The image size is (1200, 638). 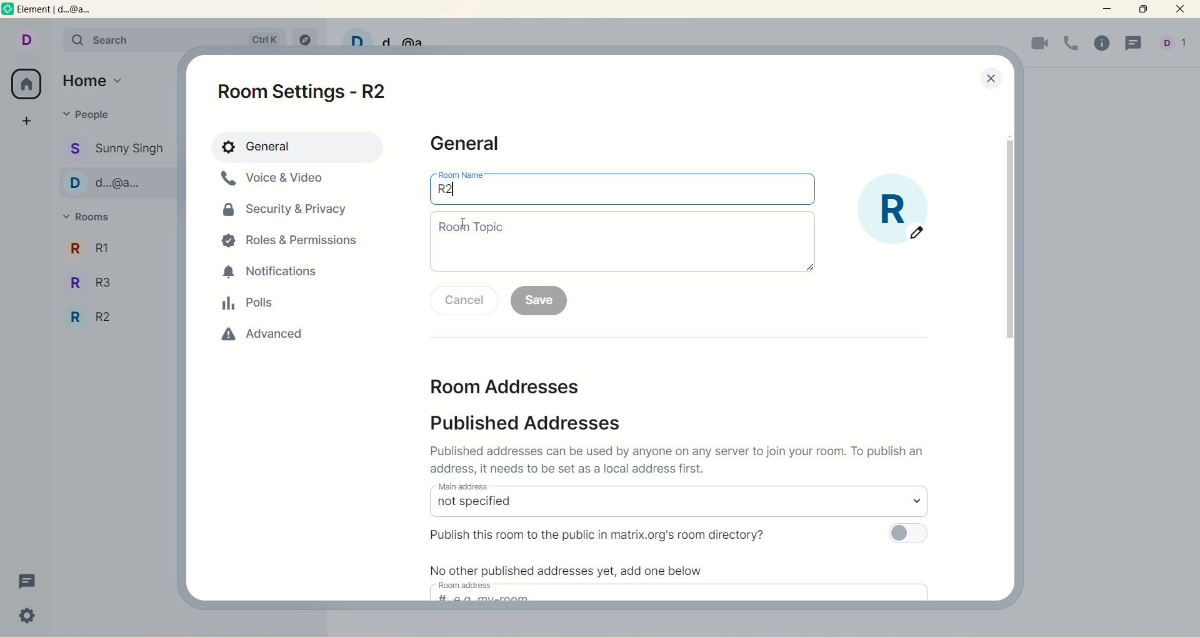 I want to click on d...@..., so click(x=116, y=182).